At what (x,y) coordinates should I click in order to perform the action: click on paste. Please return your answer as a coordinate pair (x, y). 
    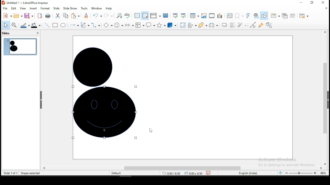
    Looking at the image, I should click on (75, 16).